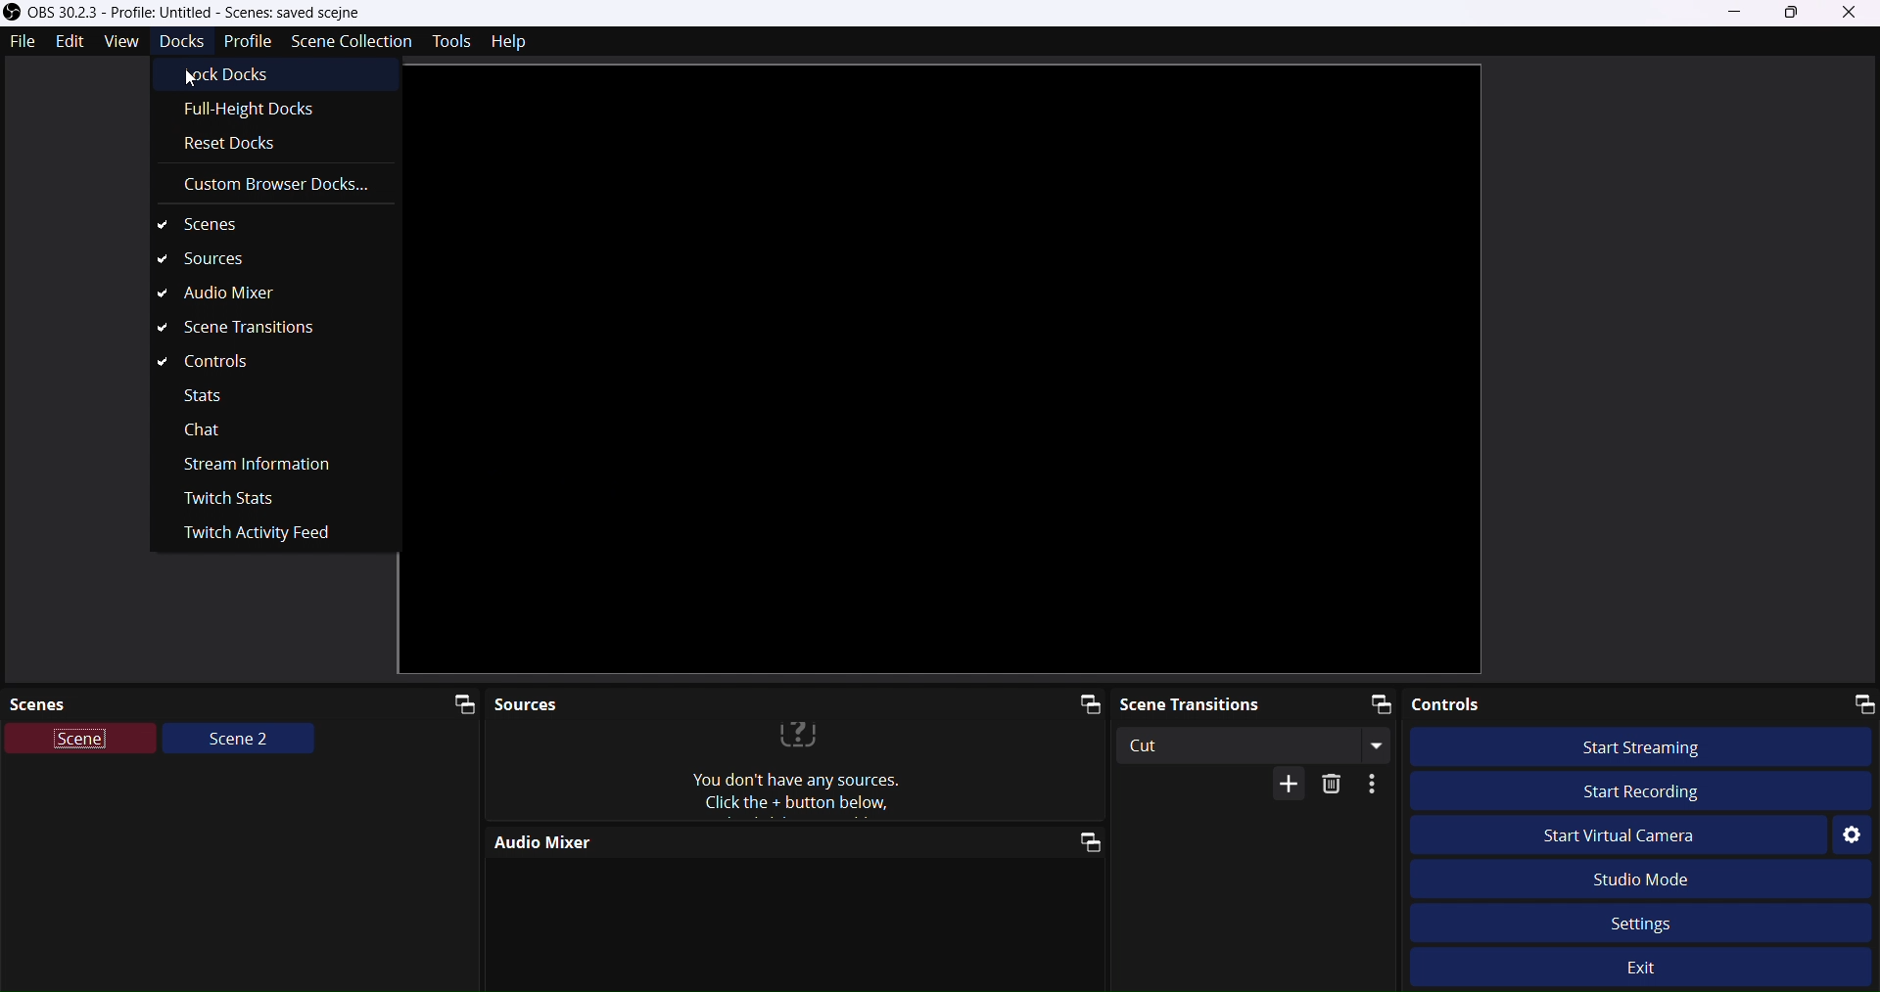 This screenshot has height=992, width=1880. I want to click on Scene Transitions, so click(251, 327).